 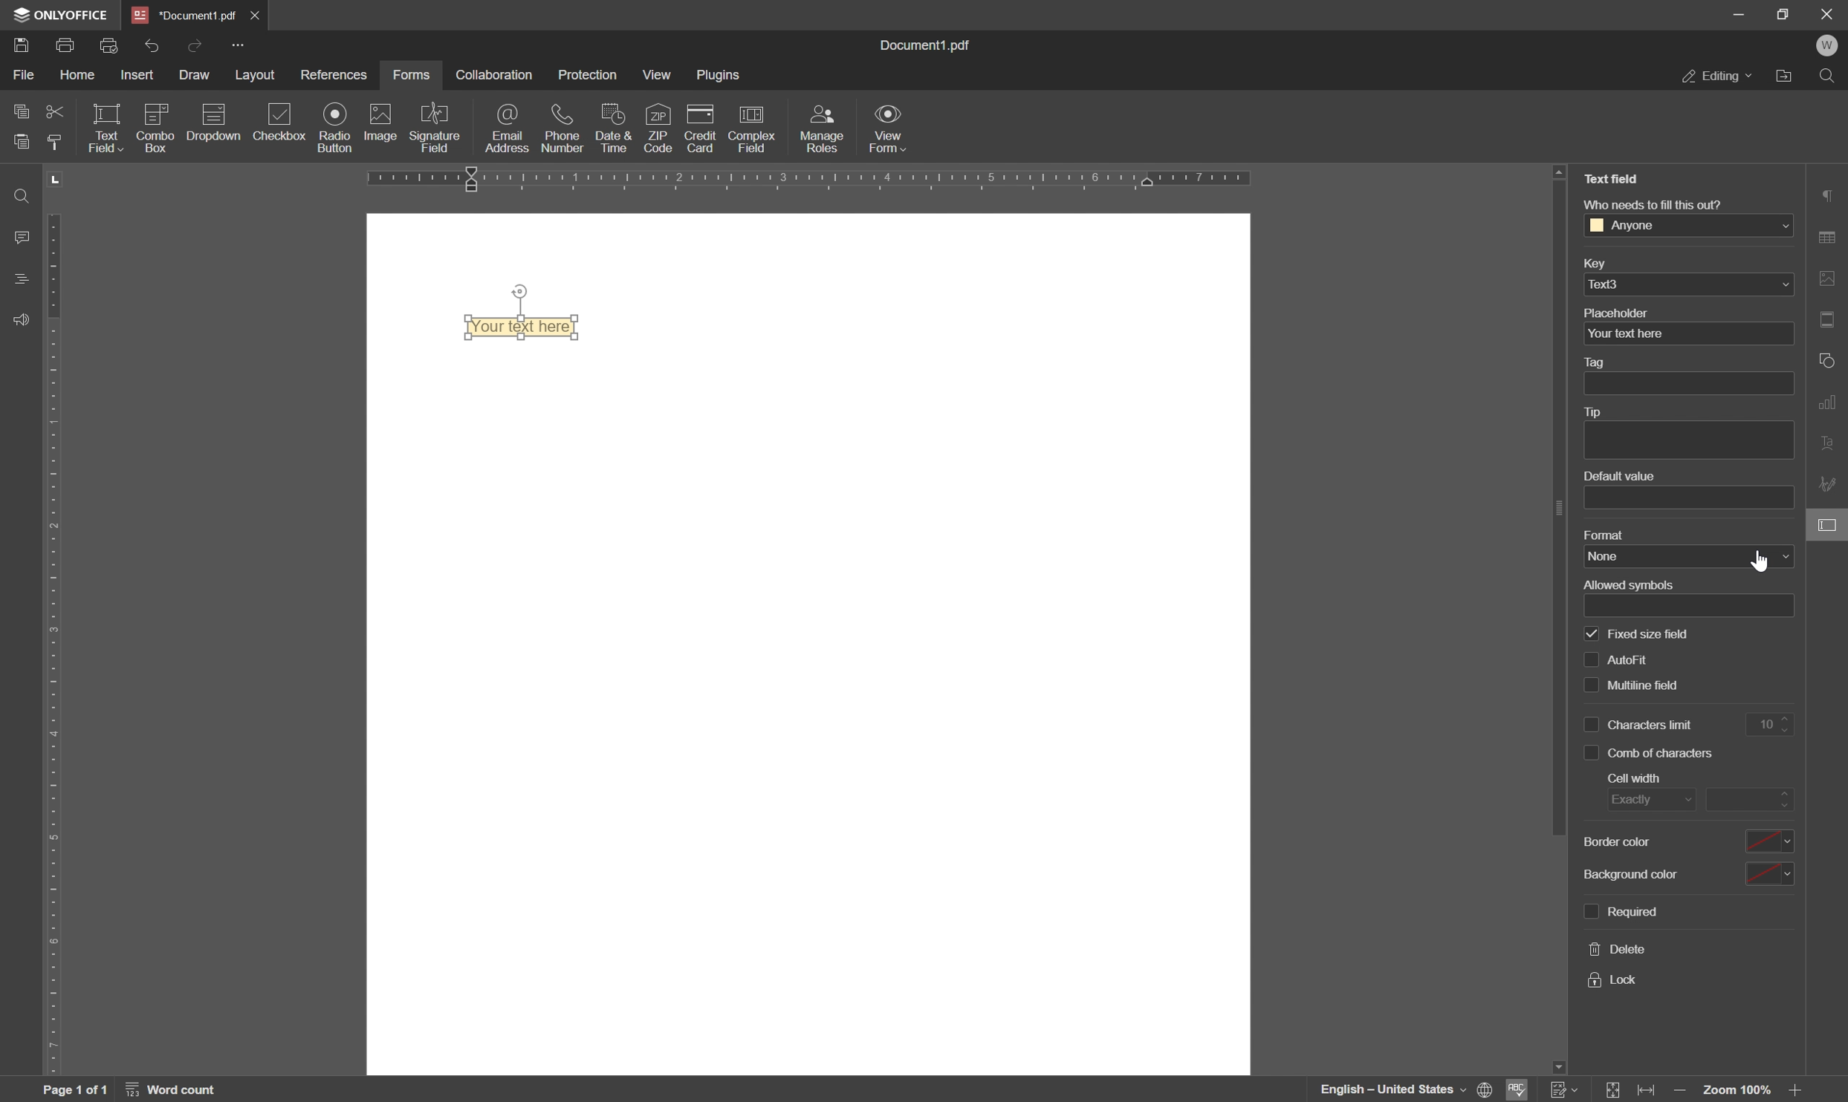 What do you see at coordinates (1716, 78) in the screenshot?
I see `editing` at bounding box center [1716, 78].